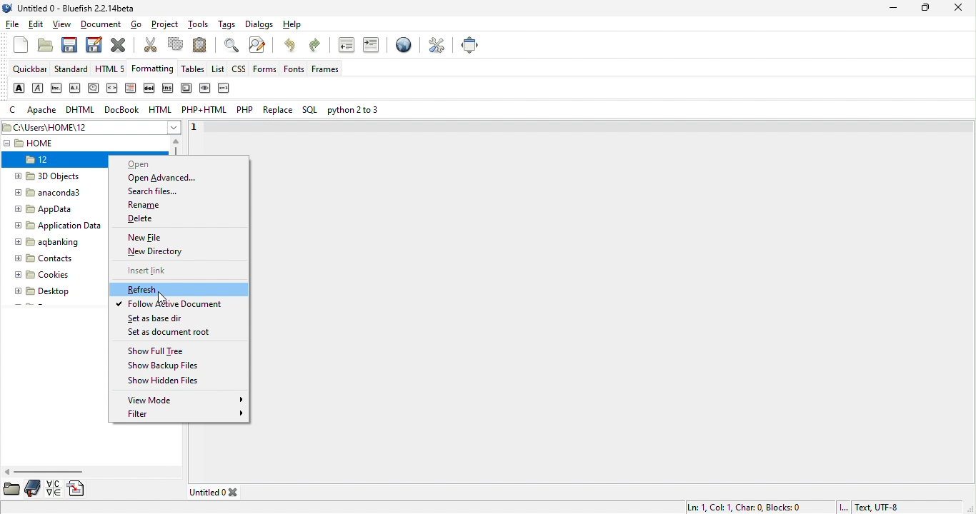 This screenshot has height=514, width=976. I want to click on 12, so click(48, 161).